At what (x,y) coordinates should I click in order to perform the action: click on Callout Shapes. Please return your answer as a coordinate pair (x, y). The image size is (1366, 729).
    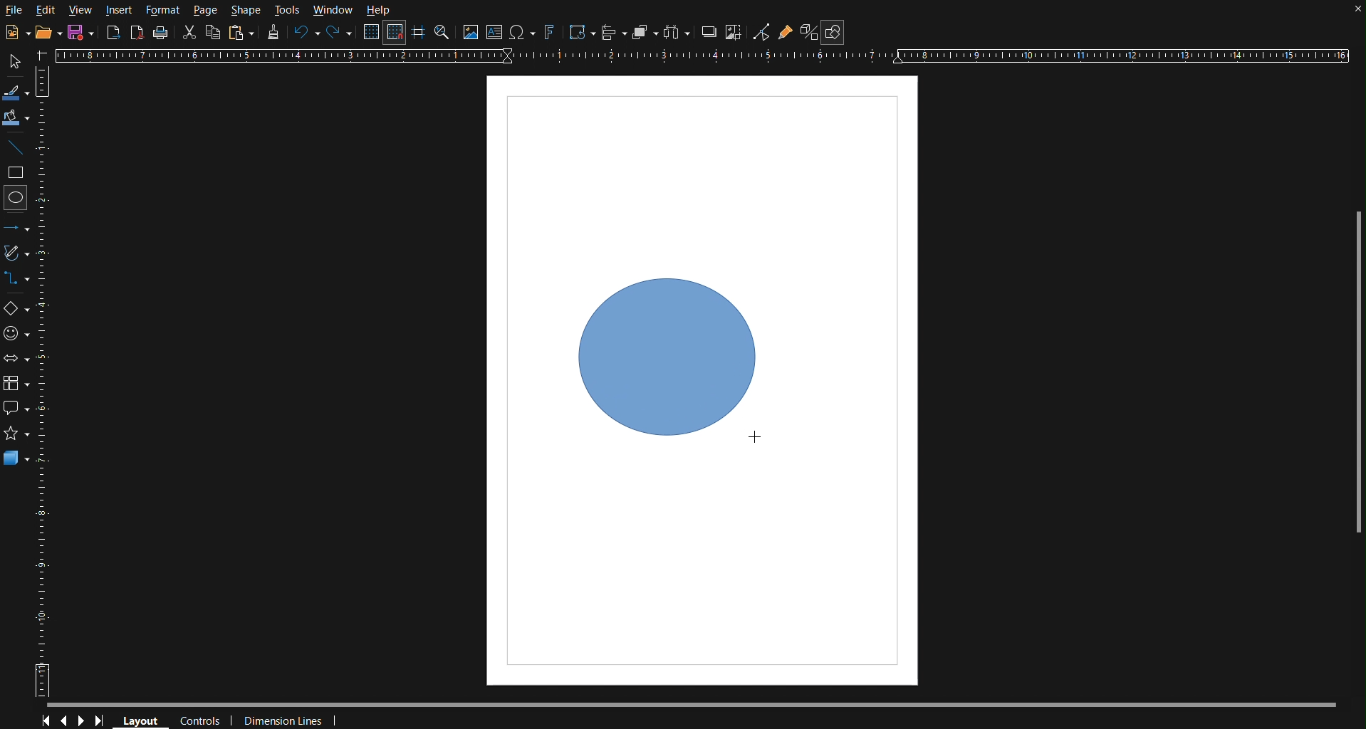
    Looking at the image, I should click on (16, 406).